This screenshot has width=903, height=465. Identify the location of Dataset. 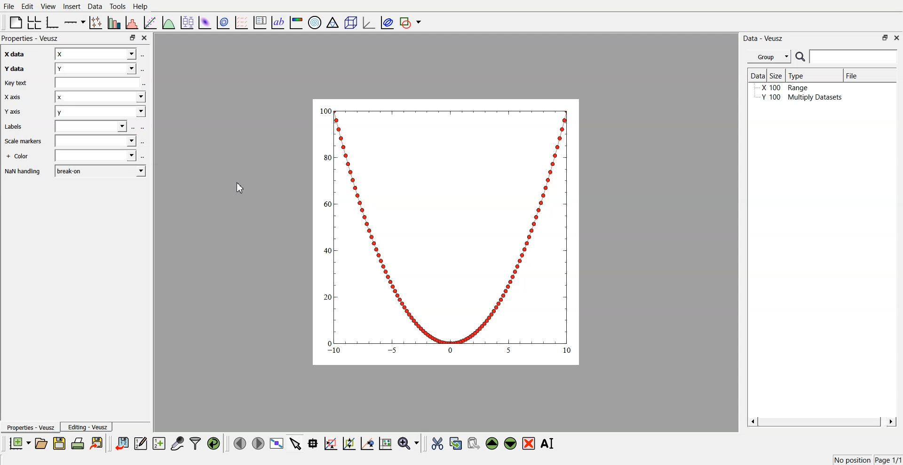
(757, 76).